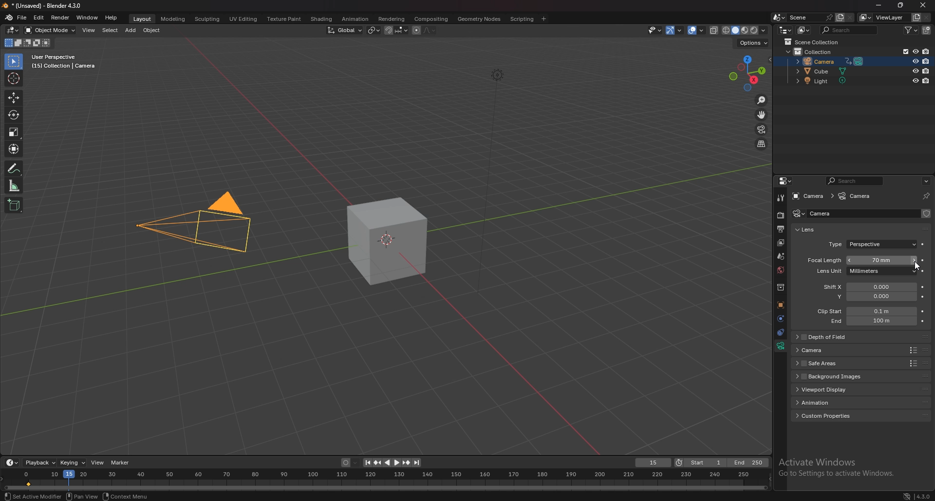 This screenshot has height=501, width=935. What do you see at coordinates (780, 305) in the screenshot?
I see `objects` at bounding box center [780, 305].